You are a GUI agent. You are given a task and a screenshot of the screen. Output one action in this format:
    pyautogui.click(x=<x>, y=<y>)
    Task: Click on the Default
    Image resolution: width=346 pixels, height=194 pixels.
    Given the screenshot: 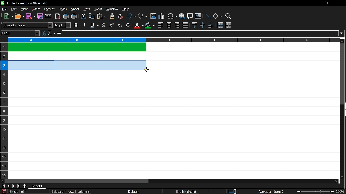 What is the action you would take?
    pyautogui.click(x=134, y=192)
    